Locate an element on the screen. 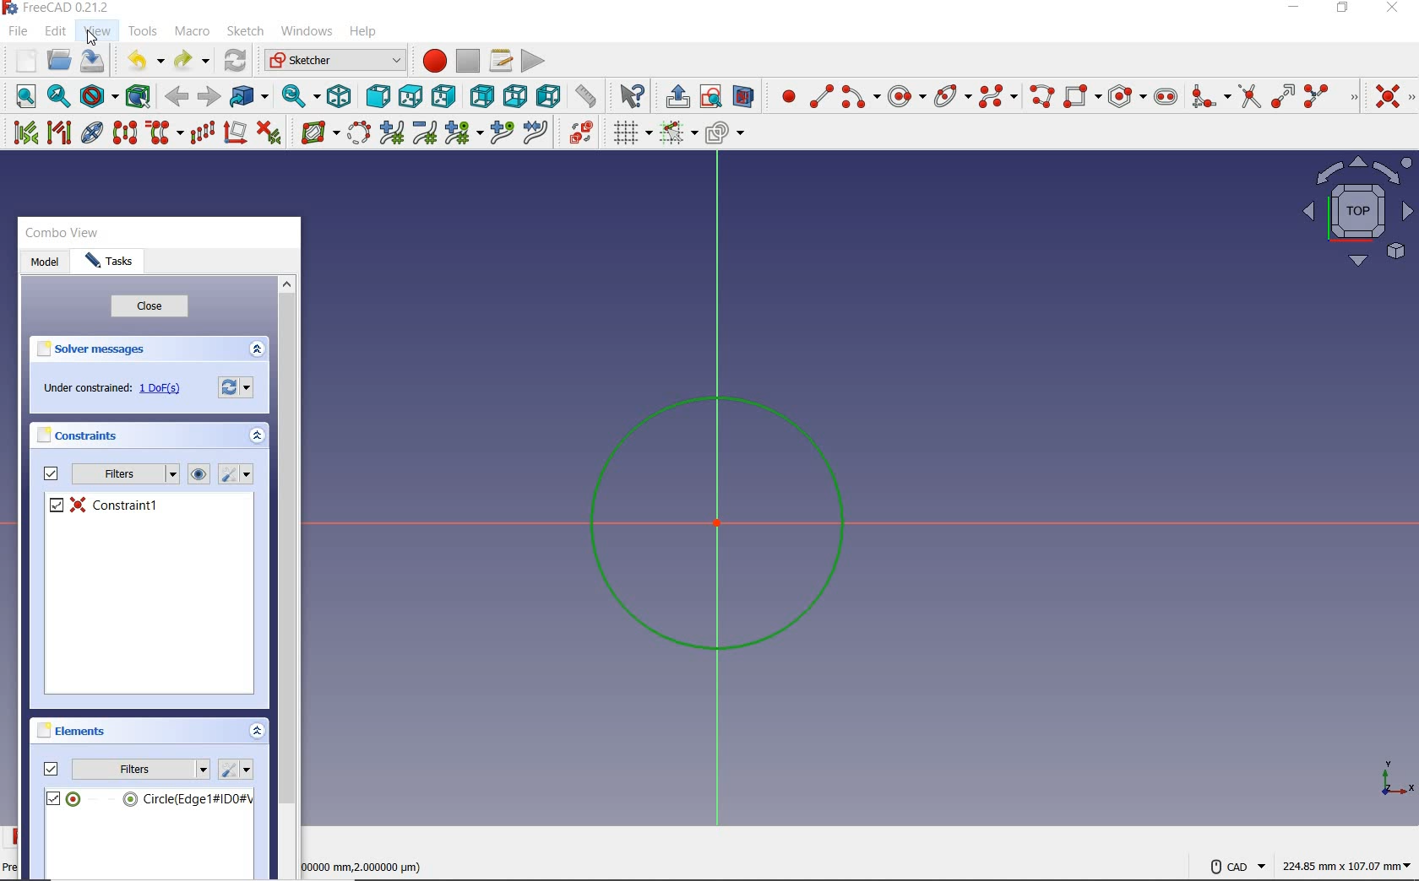 This screenshot has height=881, width=1419. solver messages is located at coordinates (101, 349).